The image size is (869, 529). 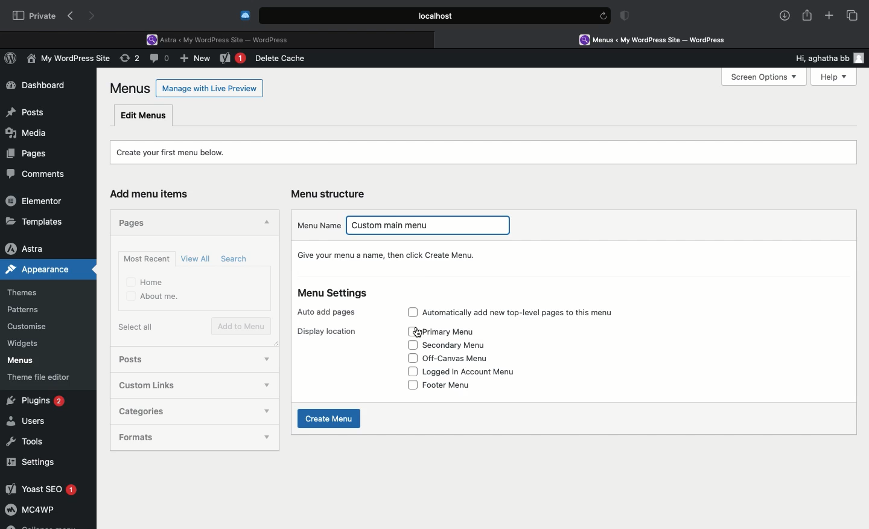 What do you see at coordinates (161, 58) in the screenshot?
I see `Comment (0)` at bounding box center [161, 58].